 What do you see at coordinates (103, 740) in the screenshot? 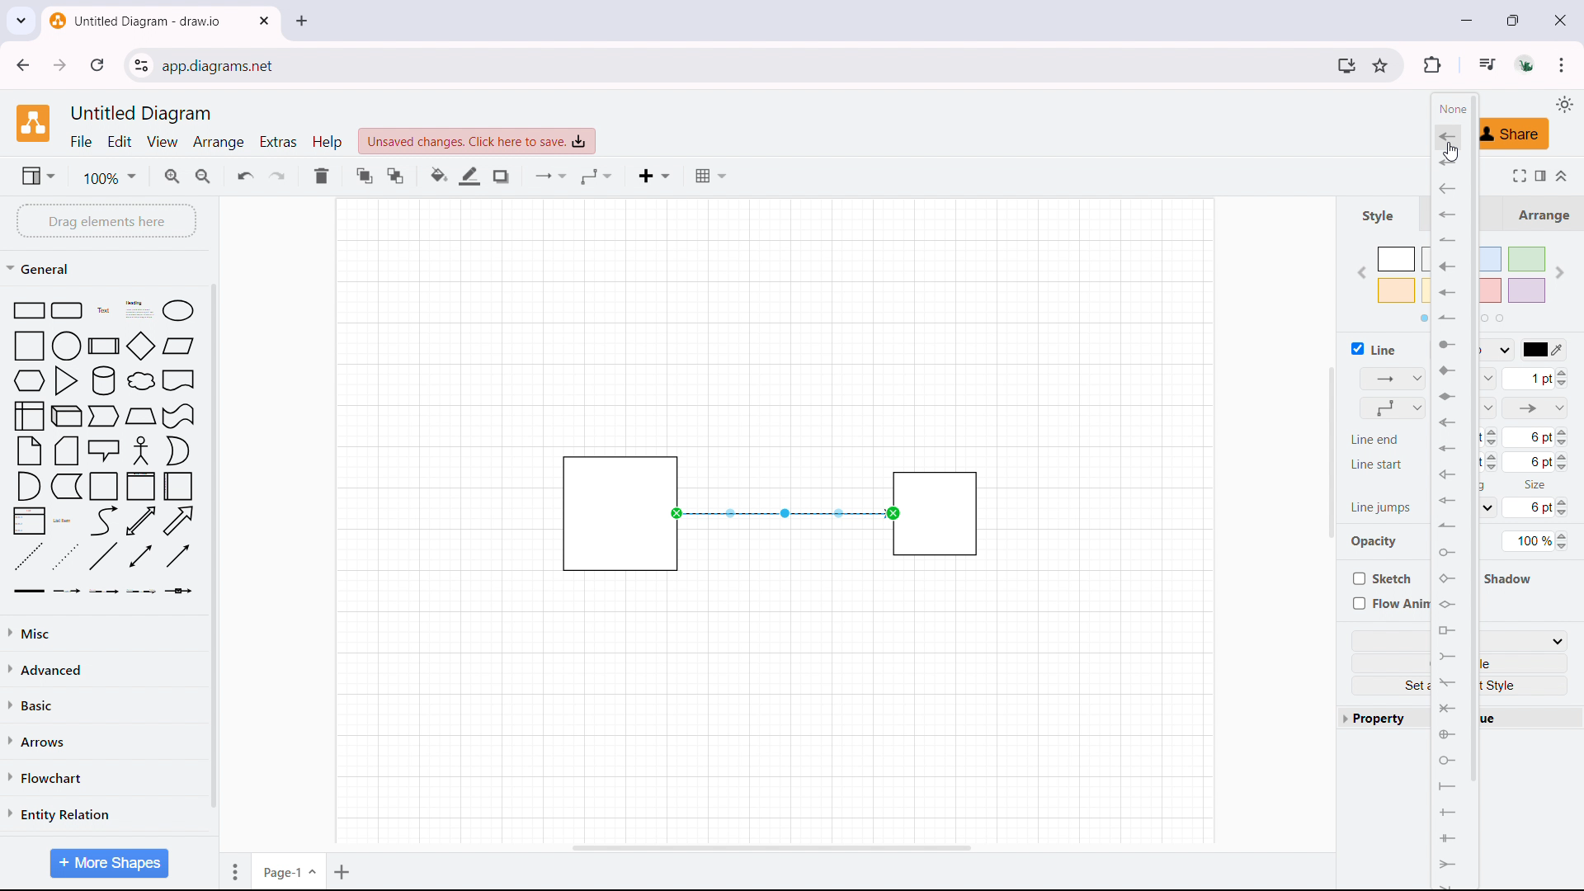
I see `arrows` at bounding box center [103, 740].